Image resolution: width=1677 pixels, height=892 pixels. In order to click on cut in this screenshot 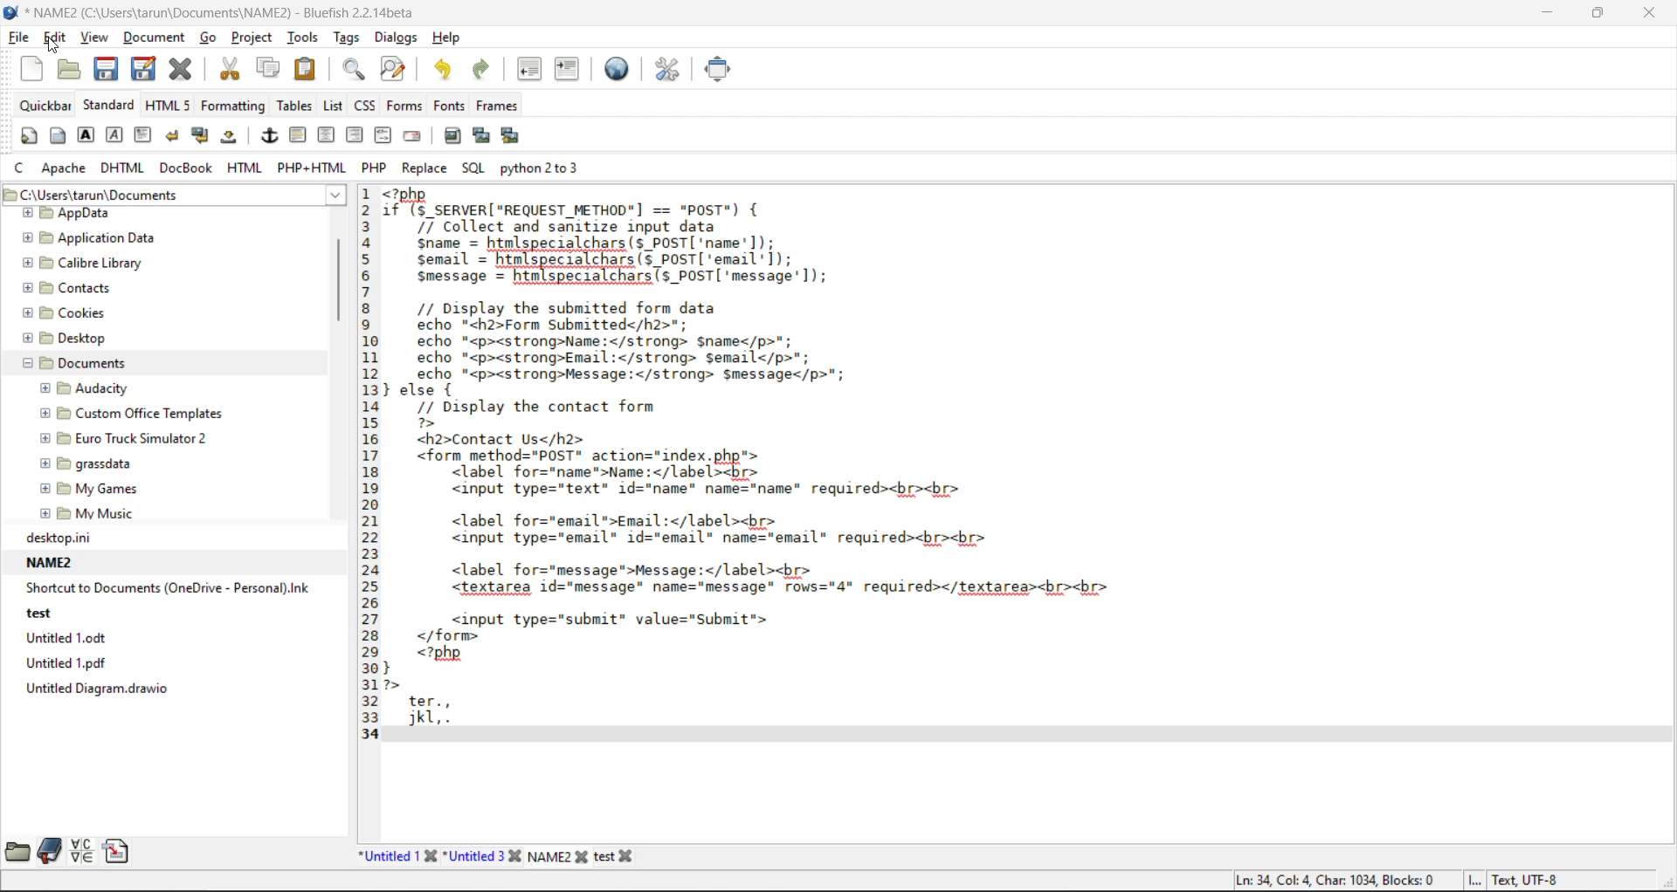, I will do `click(231, 72)`.